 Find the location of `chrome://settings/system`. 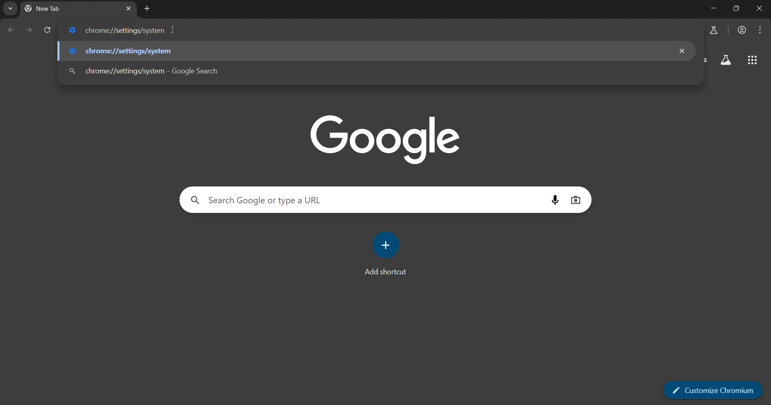

chrome://settings/system is located at coordinates (126, 52).